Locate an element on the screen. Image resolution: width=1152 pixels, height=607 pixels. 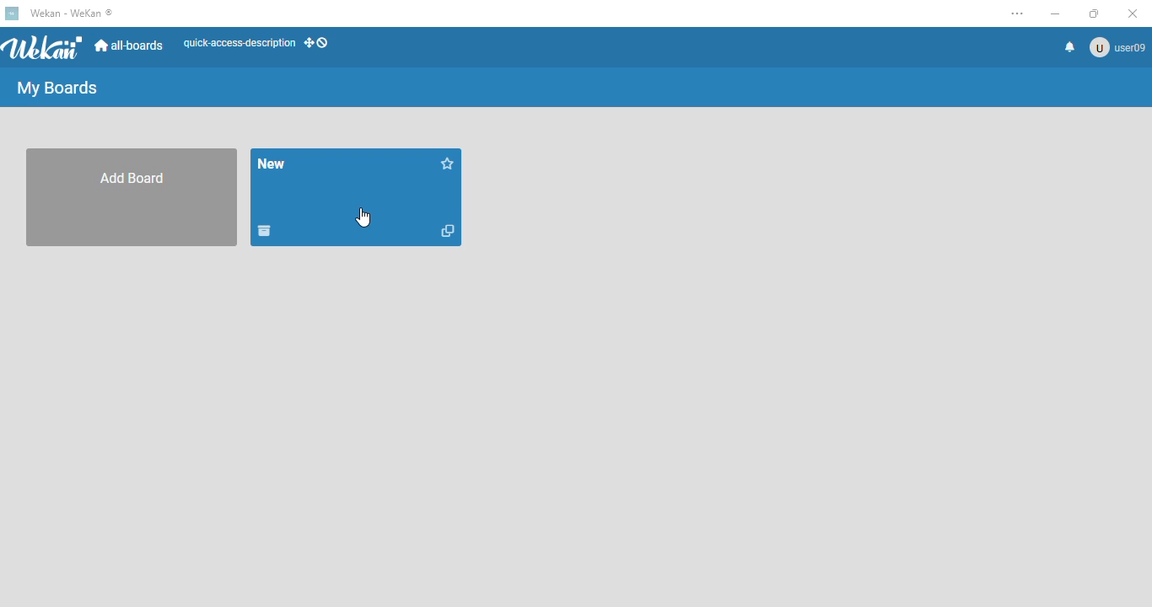
cursor is located at coordinates (363, 218).